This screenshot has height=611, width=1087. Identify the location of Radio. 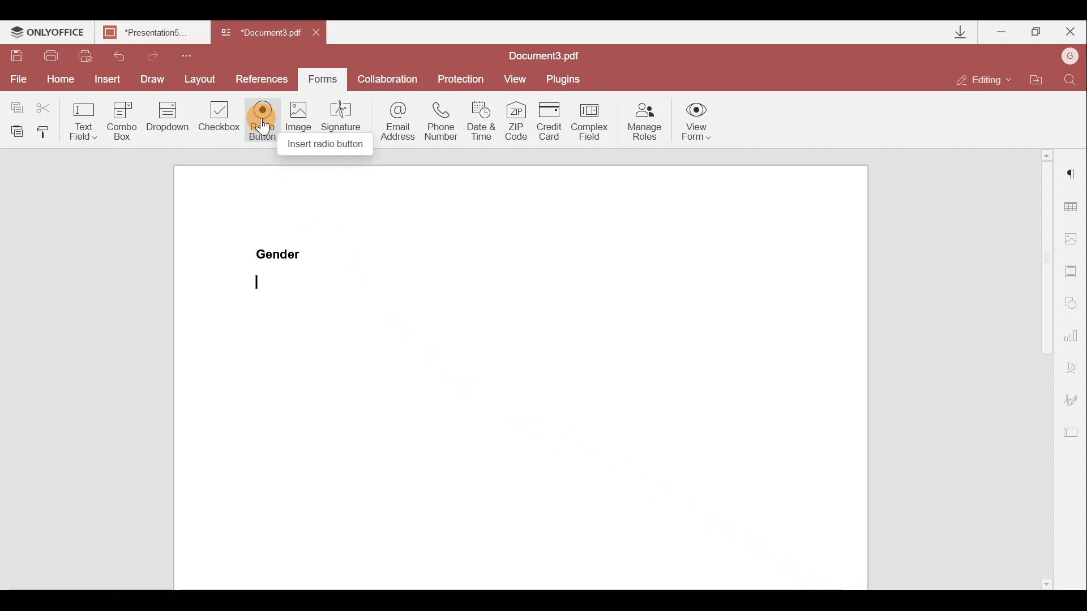
(263, 121).